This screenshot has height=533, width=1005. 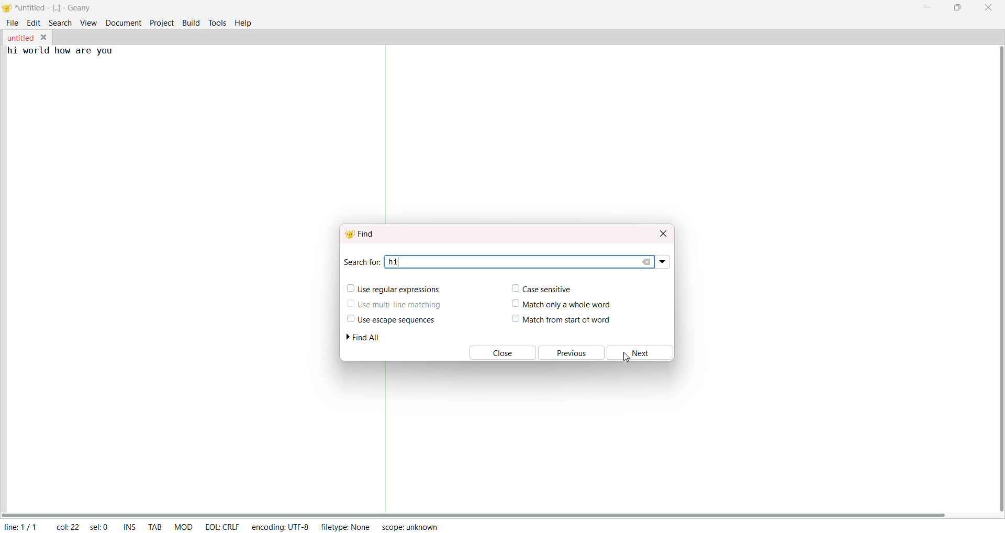 I want to click on match from start of word, so click(x=560, y=320).